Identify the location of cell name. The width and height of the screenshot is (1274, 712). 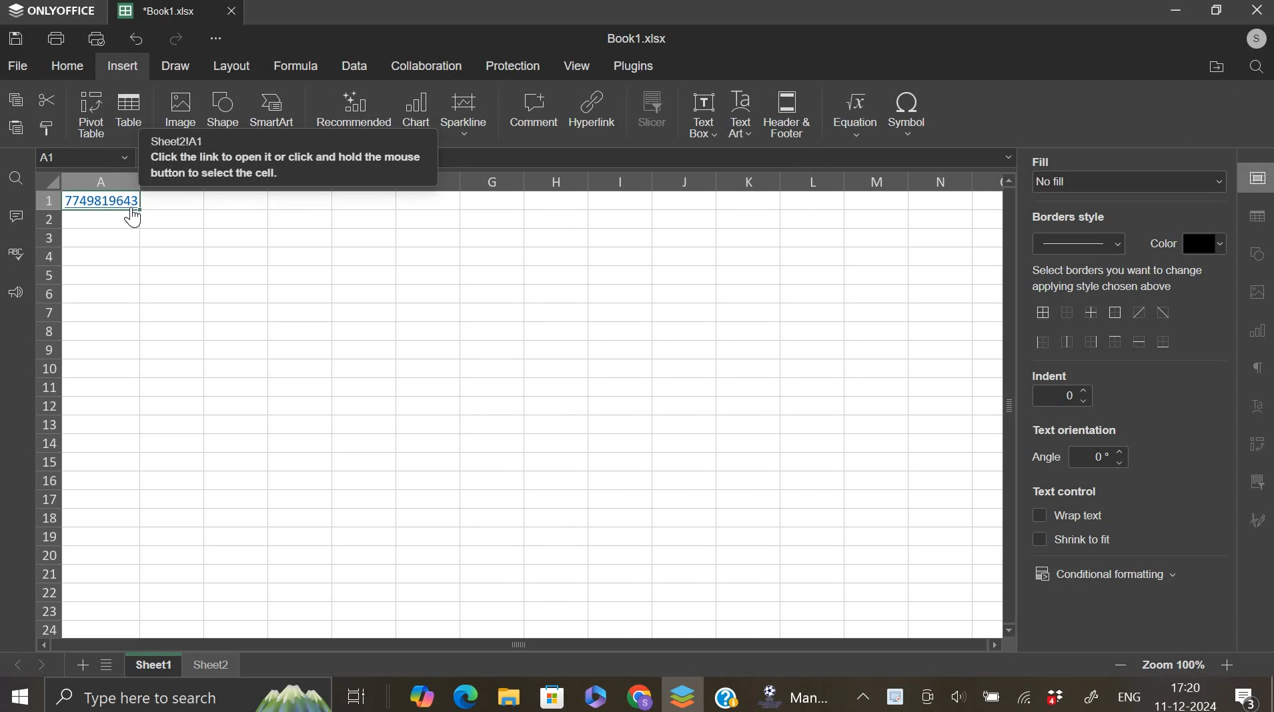
(86, 159).